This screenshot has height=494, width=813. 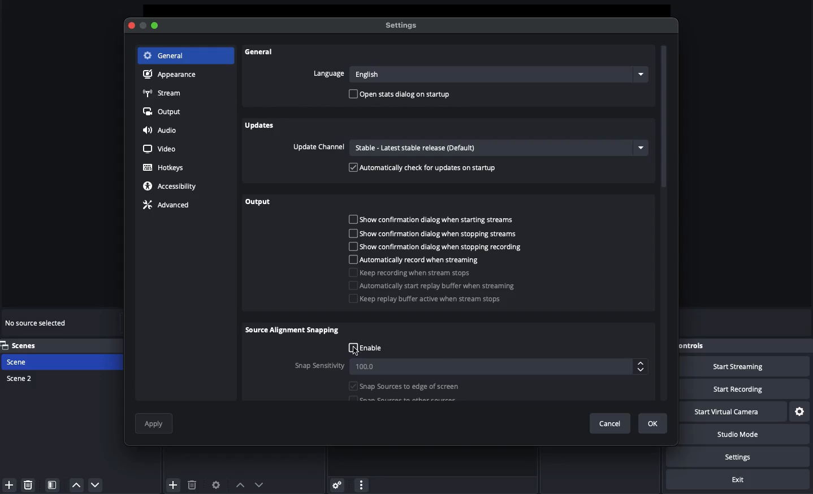 What do you see at coordinates (436, 233) in the screenshot?
I see `Show confirmation dialog ` at bounding box center [436, 233].